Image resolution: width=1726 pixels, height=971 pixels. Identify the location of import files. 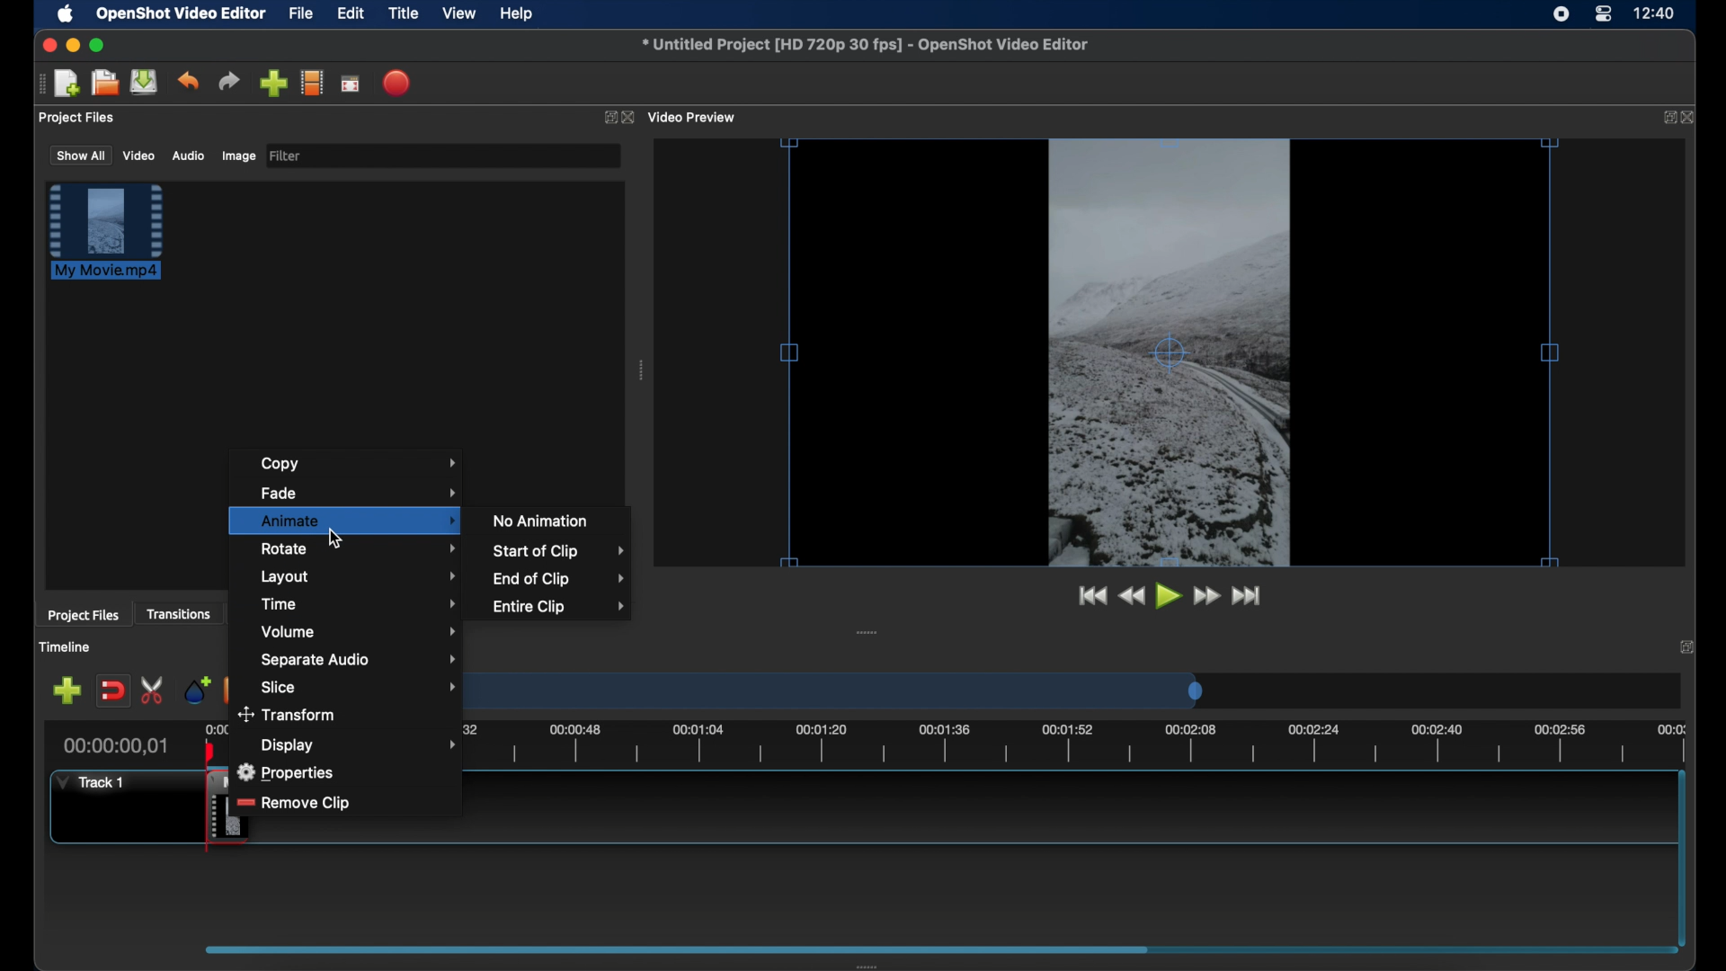
(273, 84).